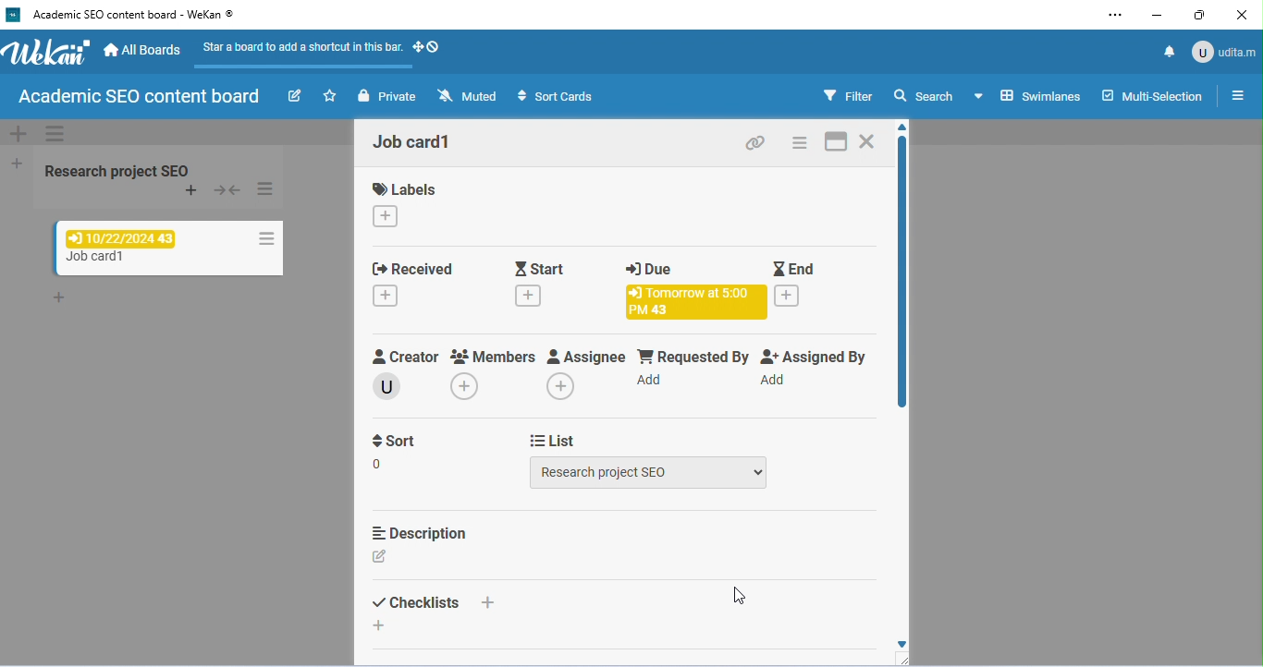 The image size is (1263, 667). What do you see at coordinates (537, 268) in the screenshot?
I see `start` at bounding box center [537, 268].